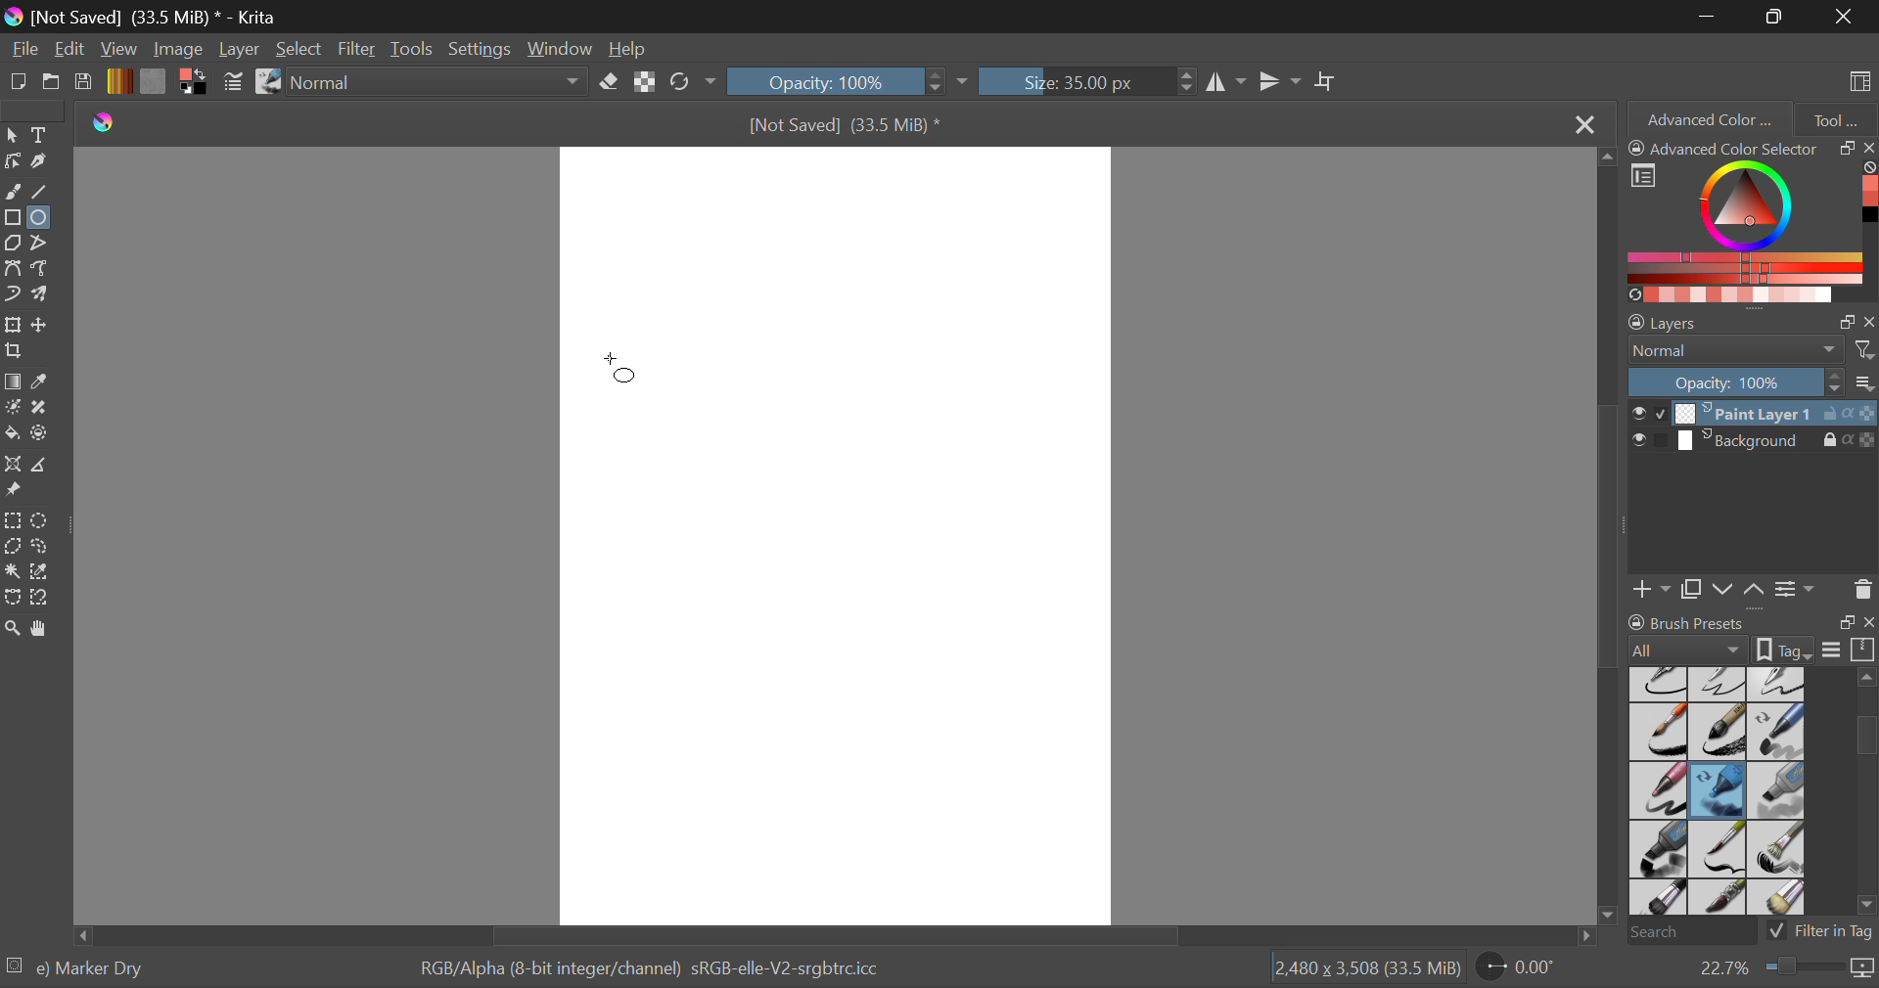 This screenshot has height=988, width=1879. What do you see at coordinates (657, 972) in the screenshot?
I see `Color Display Info` at bounding box center [657, 972].